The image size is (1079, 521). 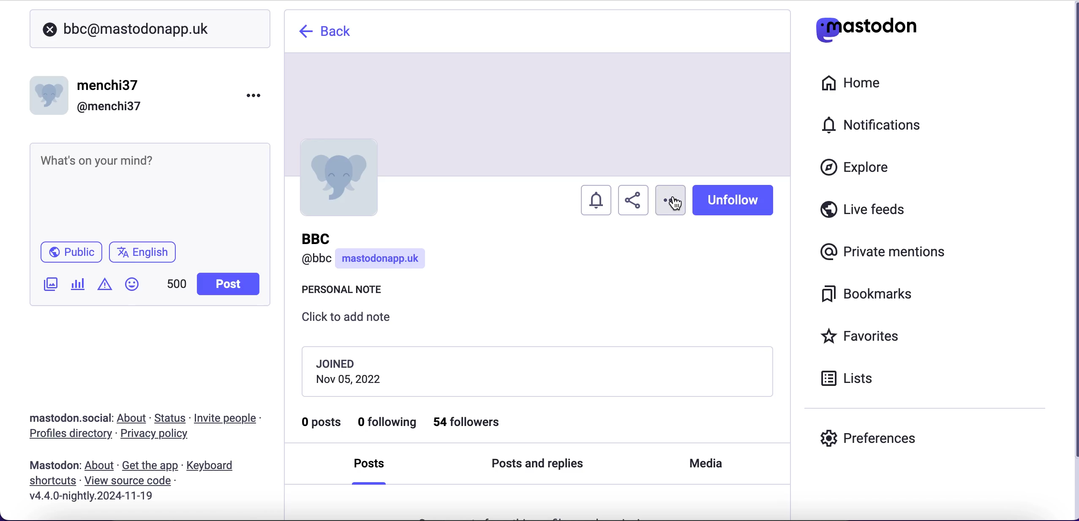 I want to click on share, so click(x=633, y=202).